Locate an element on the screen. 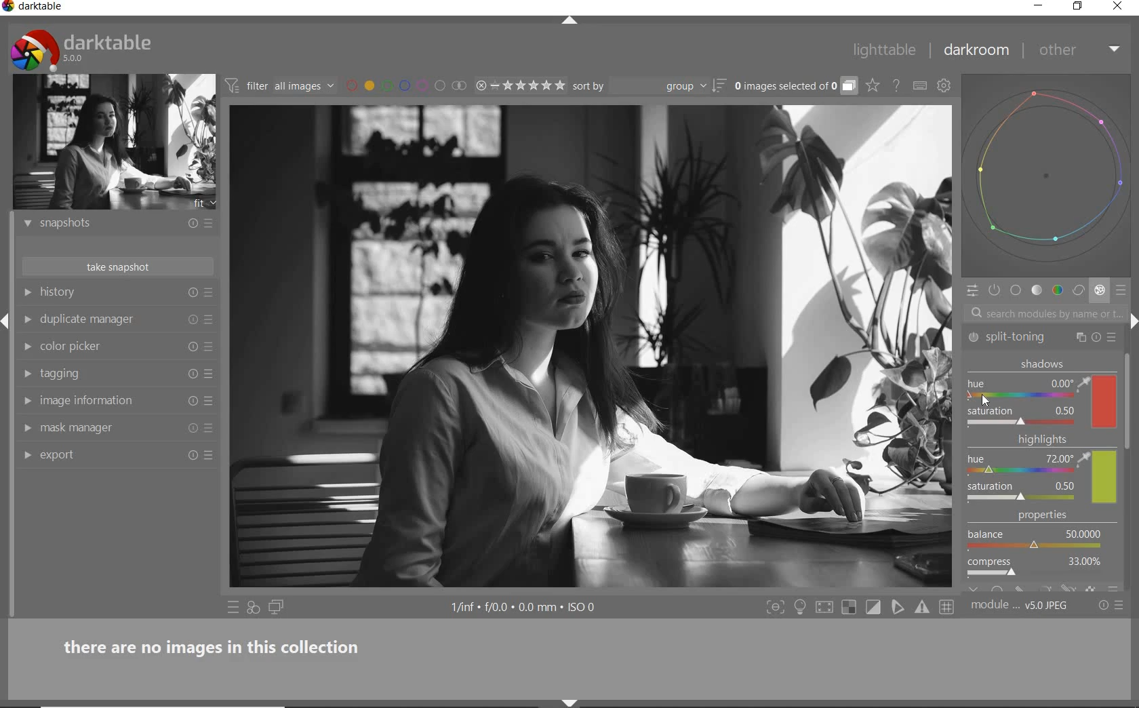 The width and height of the screenshot is (1139, 708). system logo is located at coordinates (82, 50).